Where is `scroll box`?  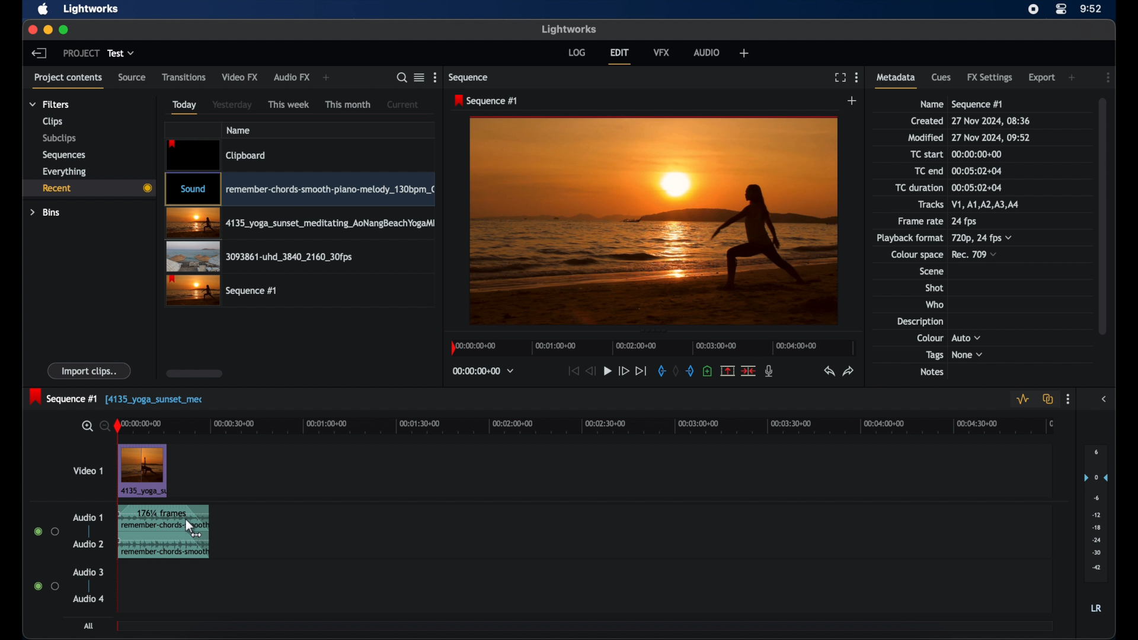
scroll box is located at coordinates (195, 373).